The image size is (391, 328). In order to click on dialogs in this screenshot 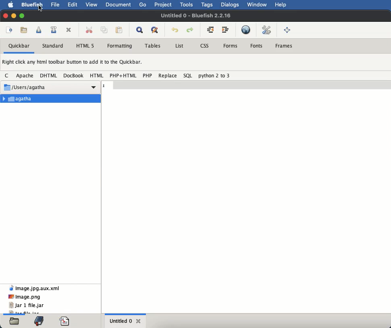, I will do `click(231, 5)`.